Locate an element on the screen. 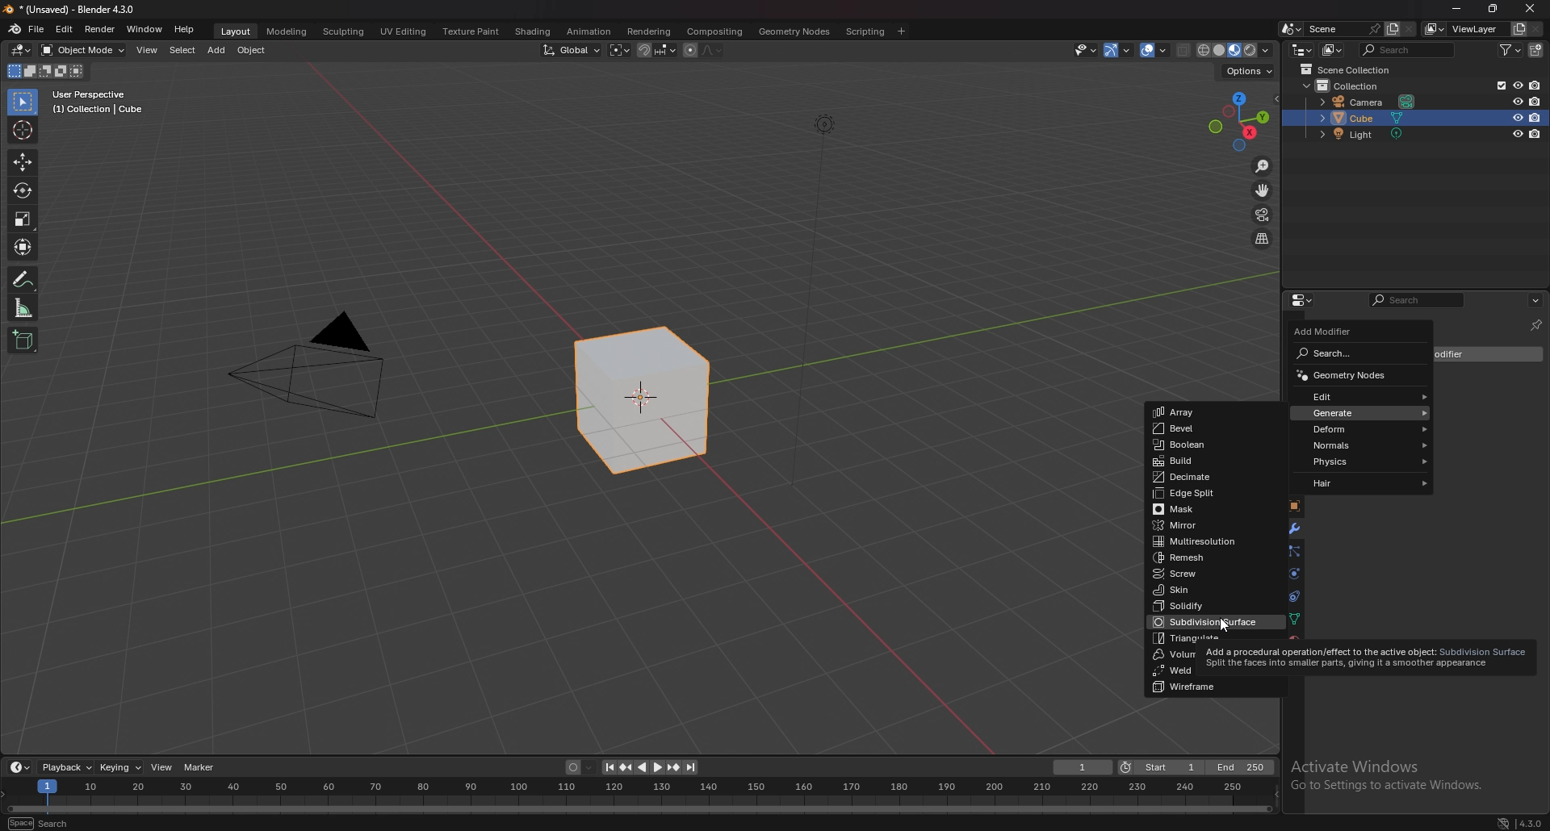 The width and height of the screenshot is (1550, 831). file is located at coordinates (36, 30).